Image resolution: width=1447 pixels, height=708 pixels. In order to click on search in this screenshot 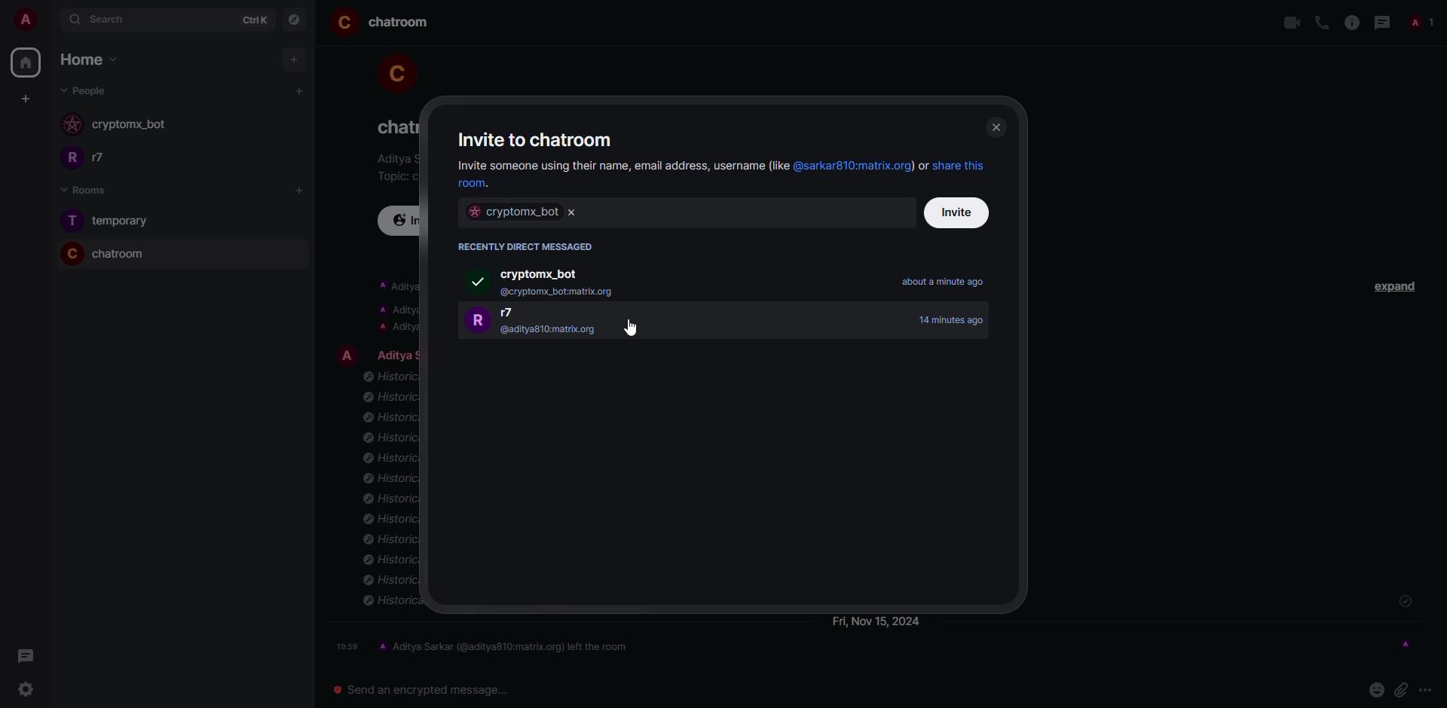, I will do `click(113, 20)`.